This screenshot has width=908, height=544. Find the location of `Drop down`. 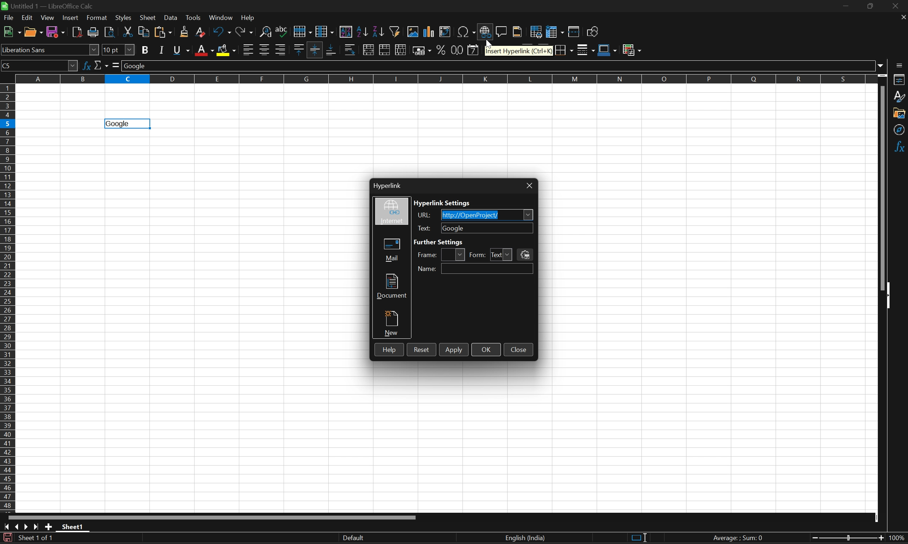

Drop down is located at coordinates (881, 65).